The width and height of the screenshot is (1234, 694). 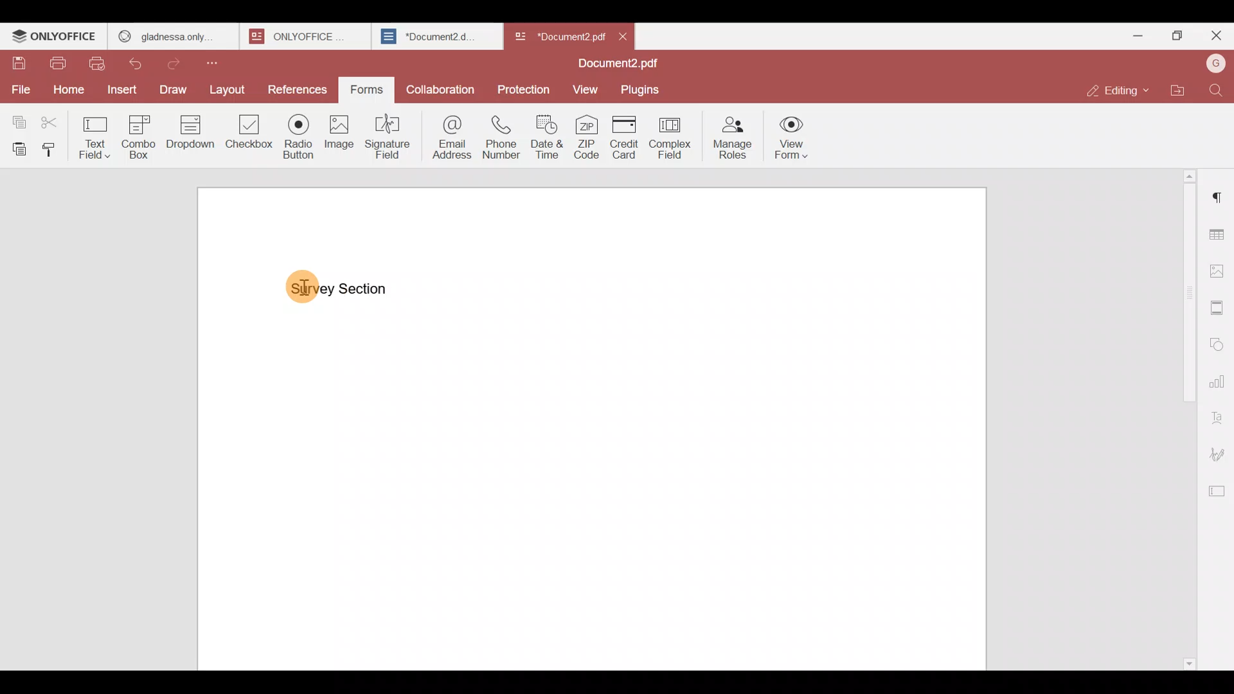 What do you see at coordinates (246, 135) in the screenshot?
I see `Checkbox` at bounding box center [246, 135].